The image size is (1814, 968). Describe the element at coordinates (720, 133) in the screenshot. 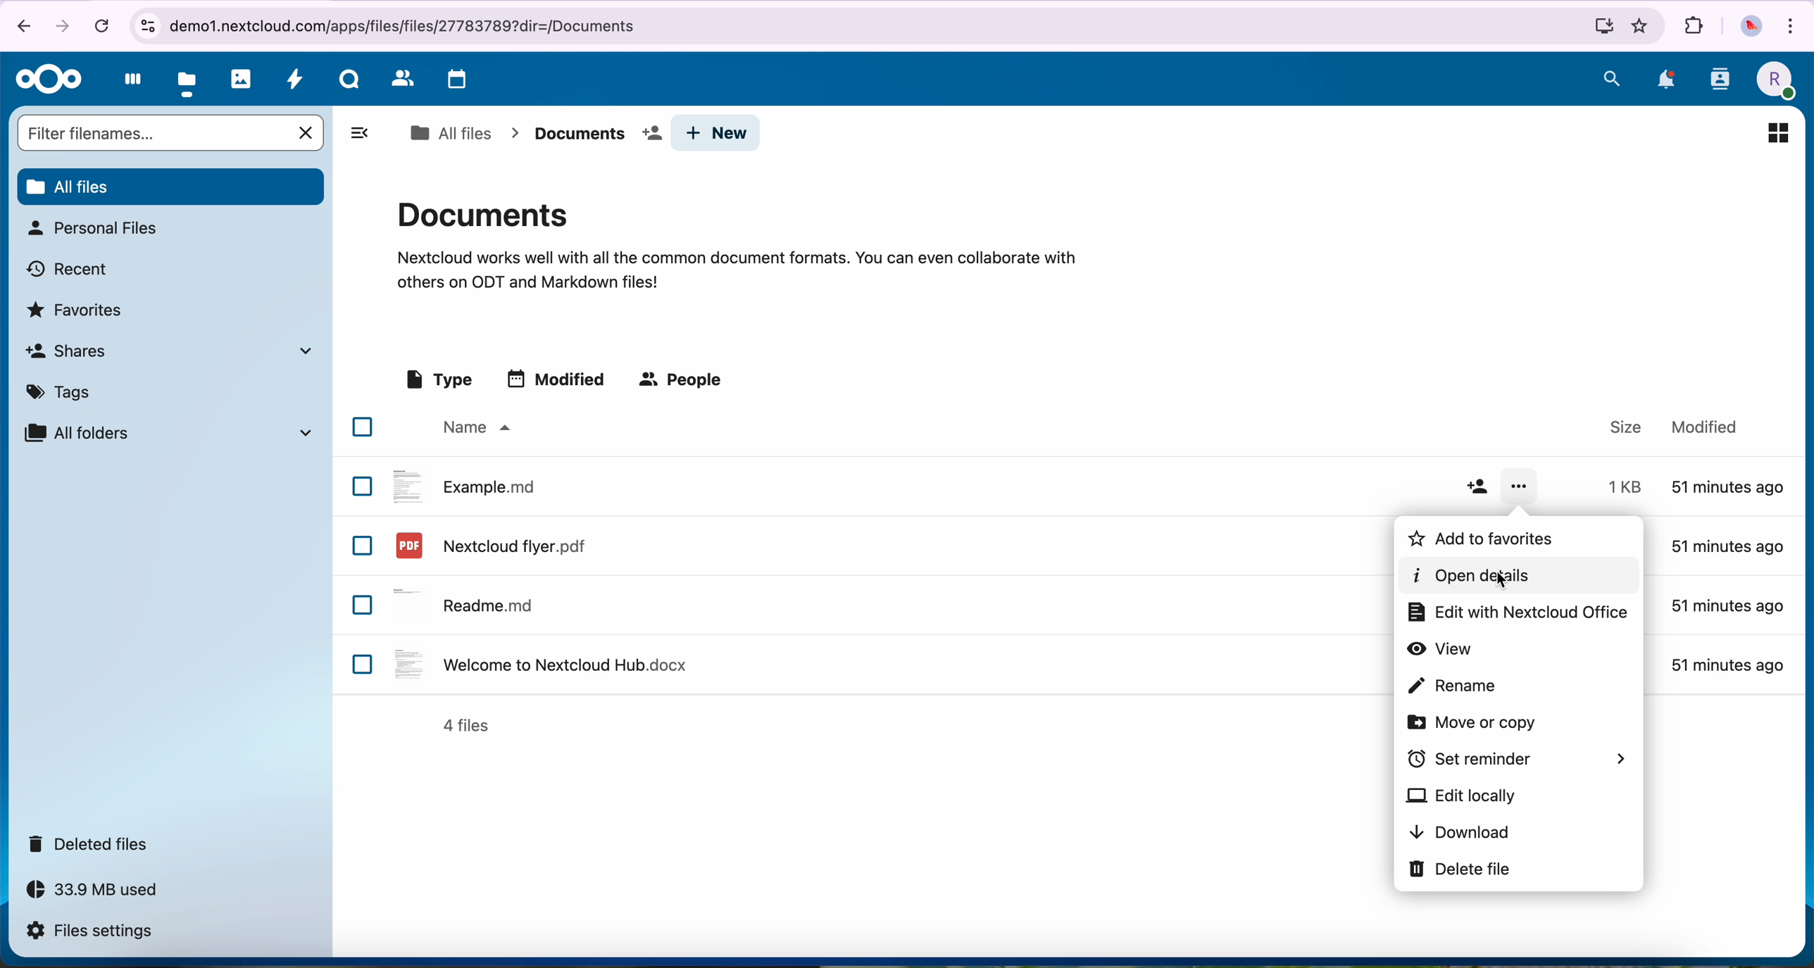

I see `new button` at that location.